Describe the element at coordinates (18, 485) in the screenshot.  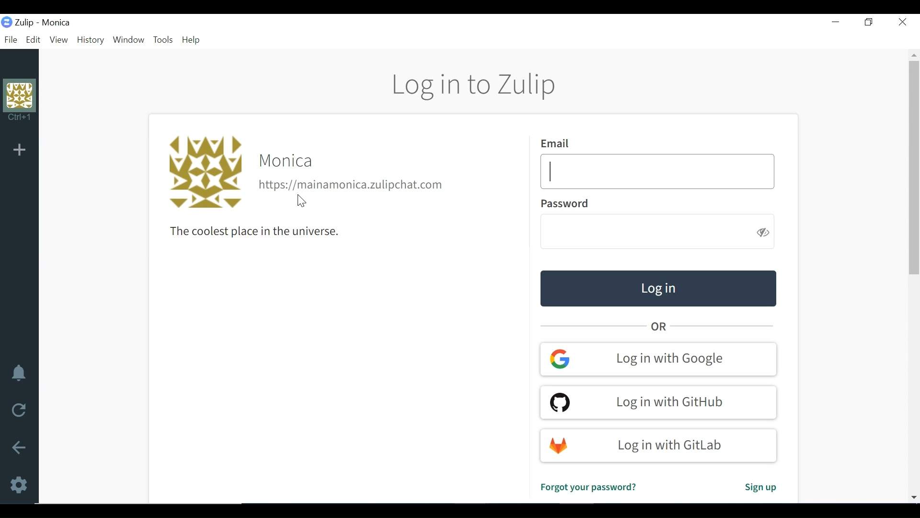
I see `Settings` at that location.